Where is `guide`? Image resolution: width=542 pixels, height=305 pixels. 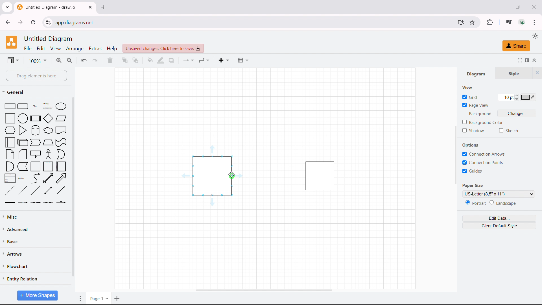
guide is located at coordinates (472, 171).